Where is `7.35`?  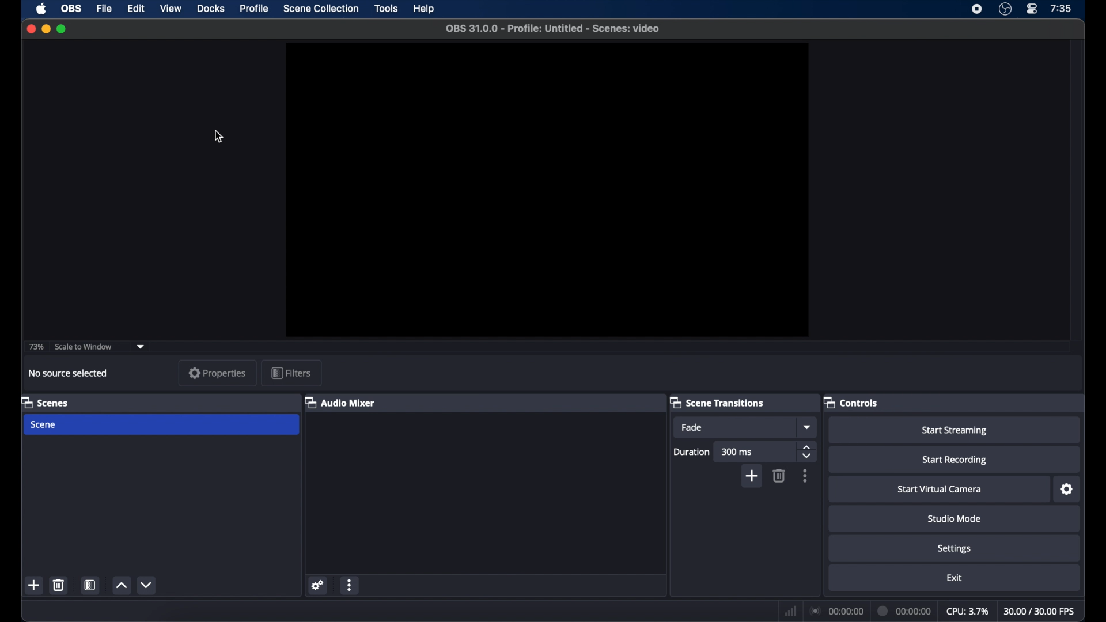
7.35 is located at coordinates (1061, 9).